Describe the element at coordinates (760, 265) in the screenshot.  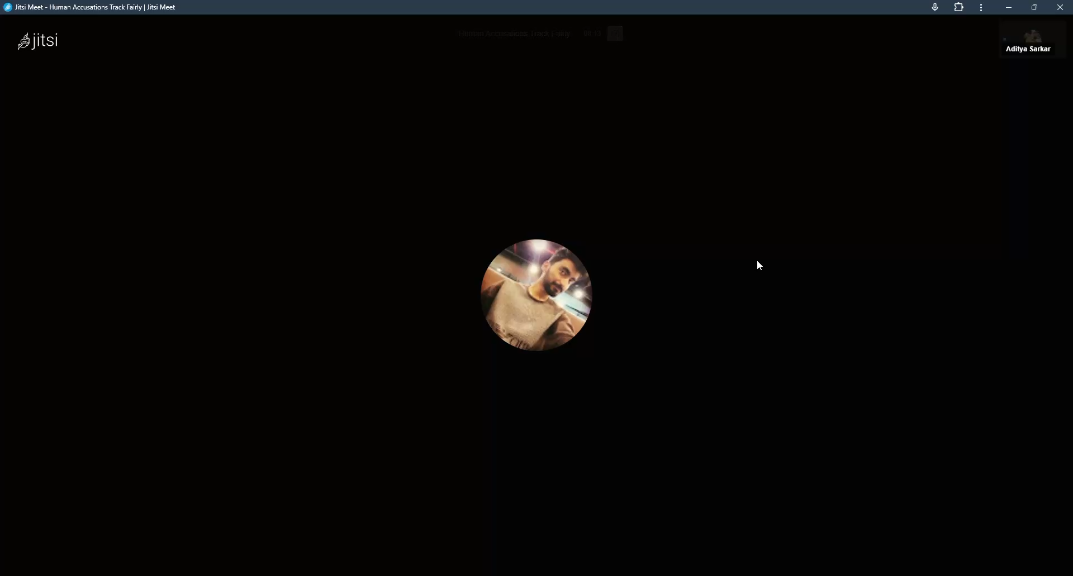
I see `cursor` at that location.